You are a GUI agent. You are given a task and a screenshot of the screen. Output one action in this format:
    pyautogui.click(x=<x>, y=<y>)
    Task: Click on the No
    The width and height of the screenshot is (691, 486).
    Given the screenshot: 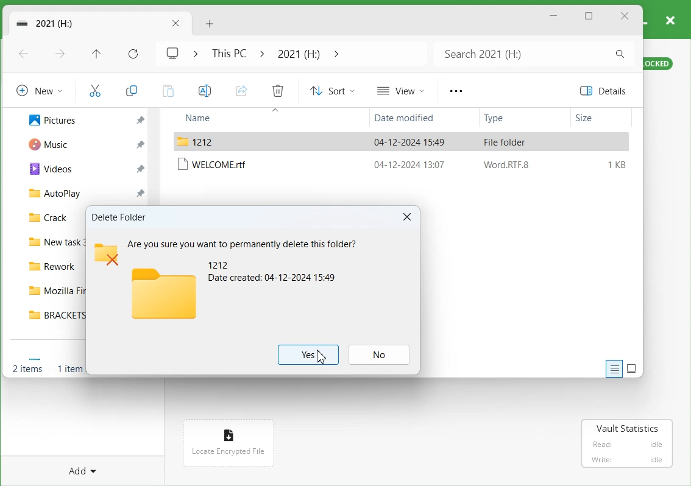 What is the action you would take?
    pyautogui.click(x=380, y=354)
    